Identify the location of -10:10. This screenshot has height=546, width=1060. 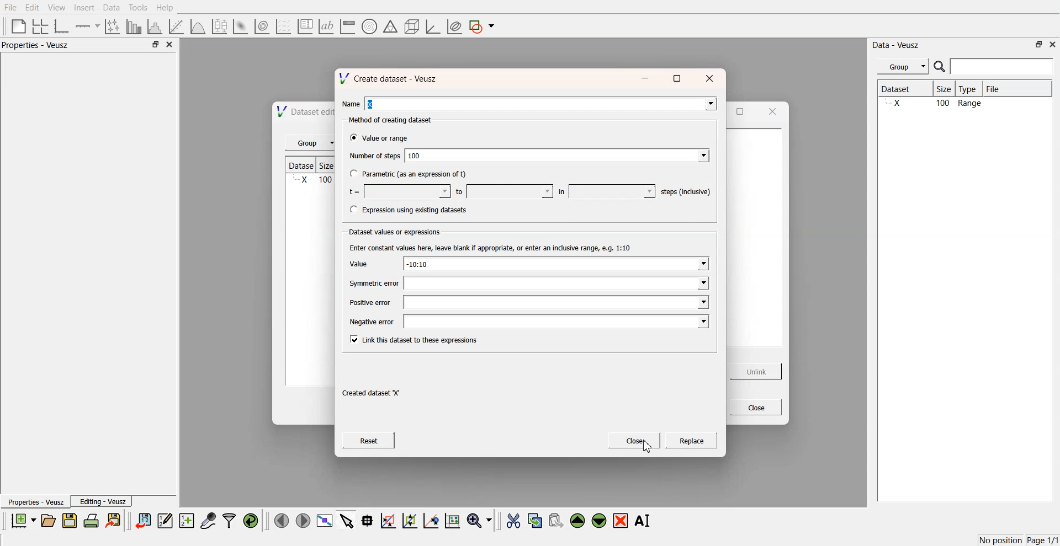
(556, 264).